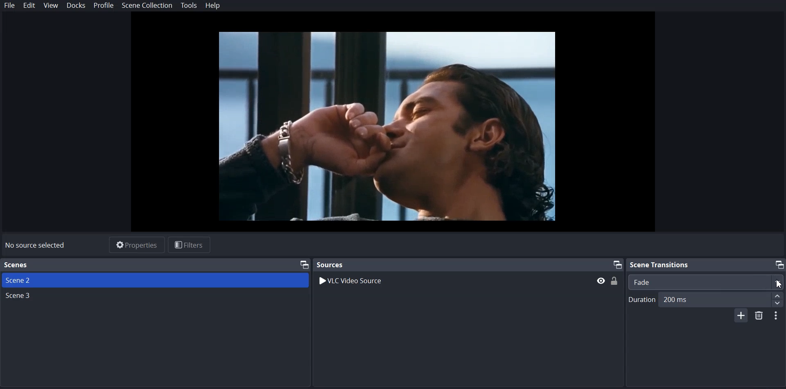 The width and height of the screenshot is (786, 389). Describe the element at coordinates (104, 6) in the screenshot. I see `Profile` at that location.